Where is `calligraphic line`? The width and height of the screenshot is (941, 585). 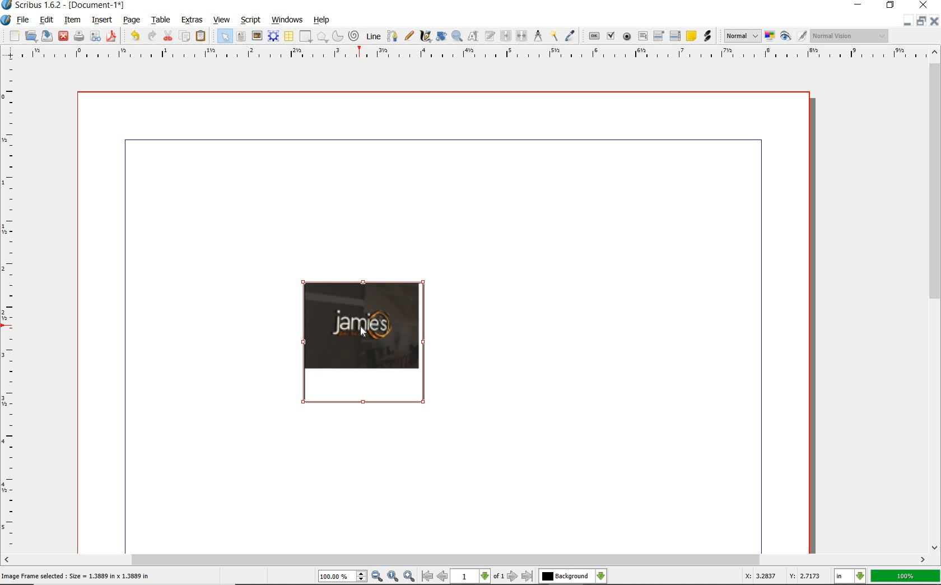
calligraphic line is located at coordinates (427, 37).